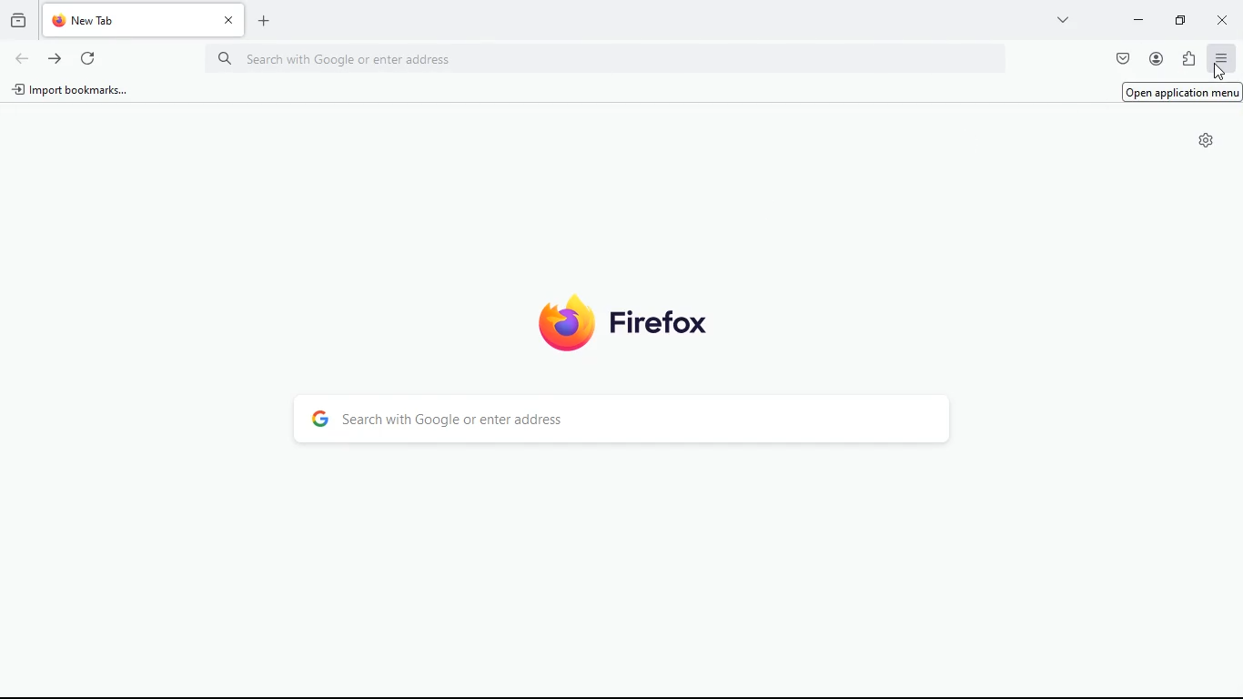 The height and width of the screenshot is (699, 1243). What do you see at coordinates (263, 21) in the screenshot?
I see `Add Tab` at bounding box center [263, 21].